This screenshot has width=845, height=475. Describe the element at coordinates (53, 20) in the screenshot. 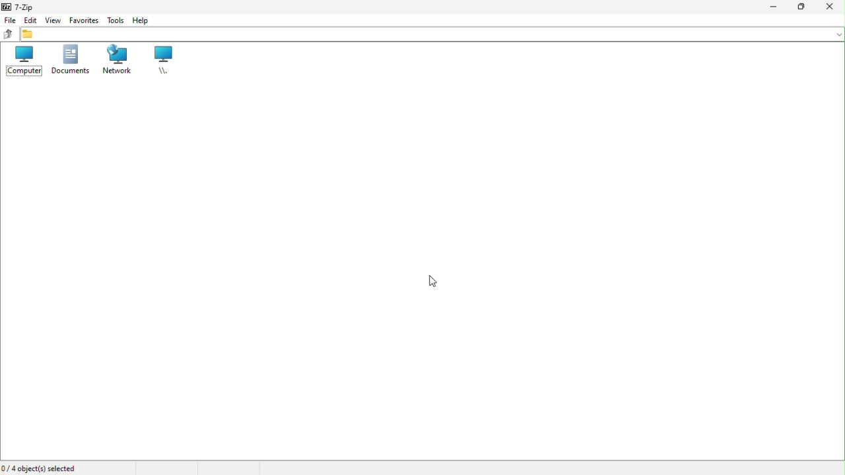

I see `Edit ` at that location.